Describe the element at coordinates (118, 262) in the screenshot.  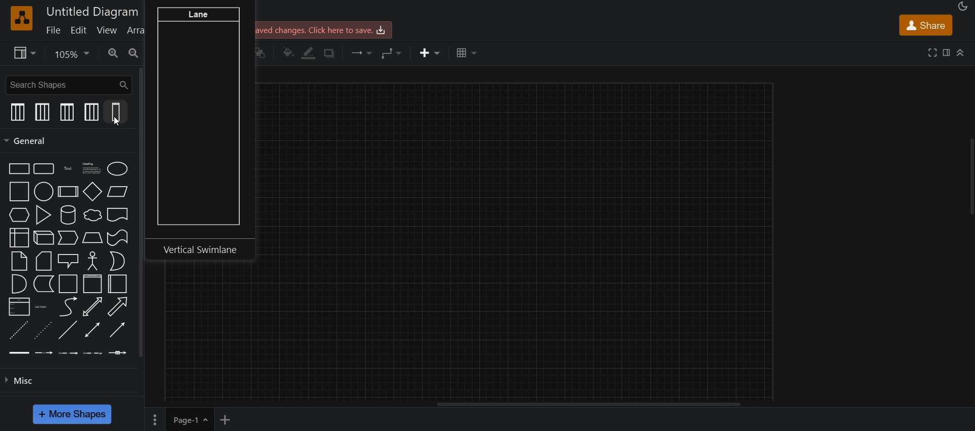
I see `or` at that location.